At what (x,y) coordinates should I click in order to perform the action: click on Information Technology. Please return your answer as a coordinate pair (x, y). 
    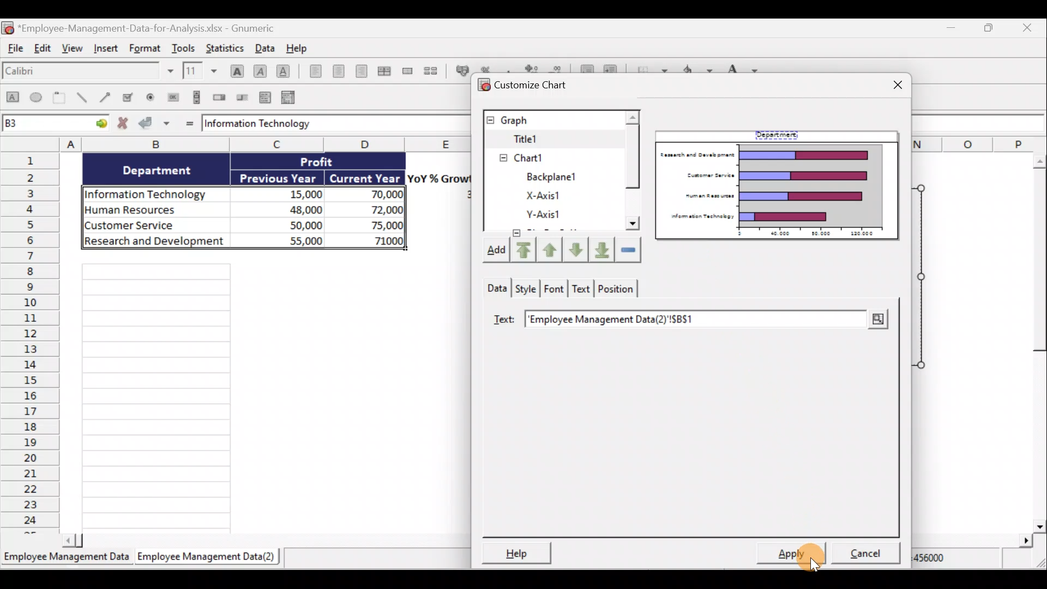
    Looking at the image, I should click on (151, 191).